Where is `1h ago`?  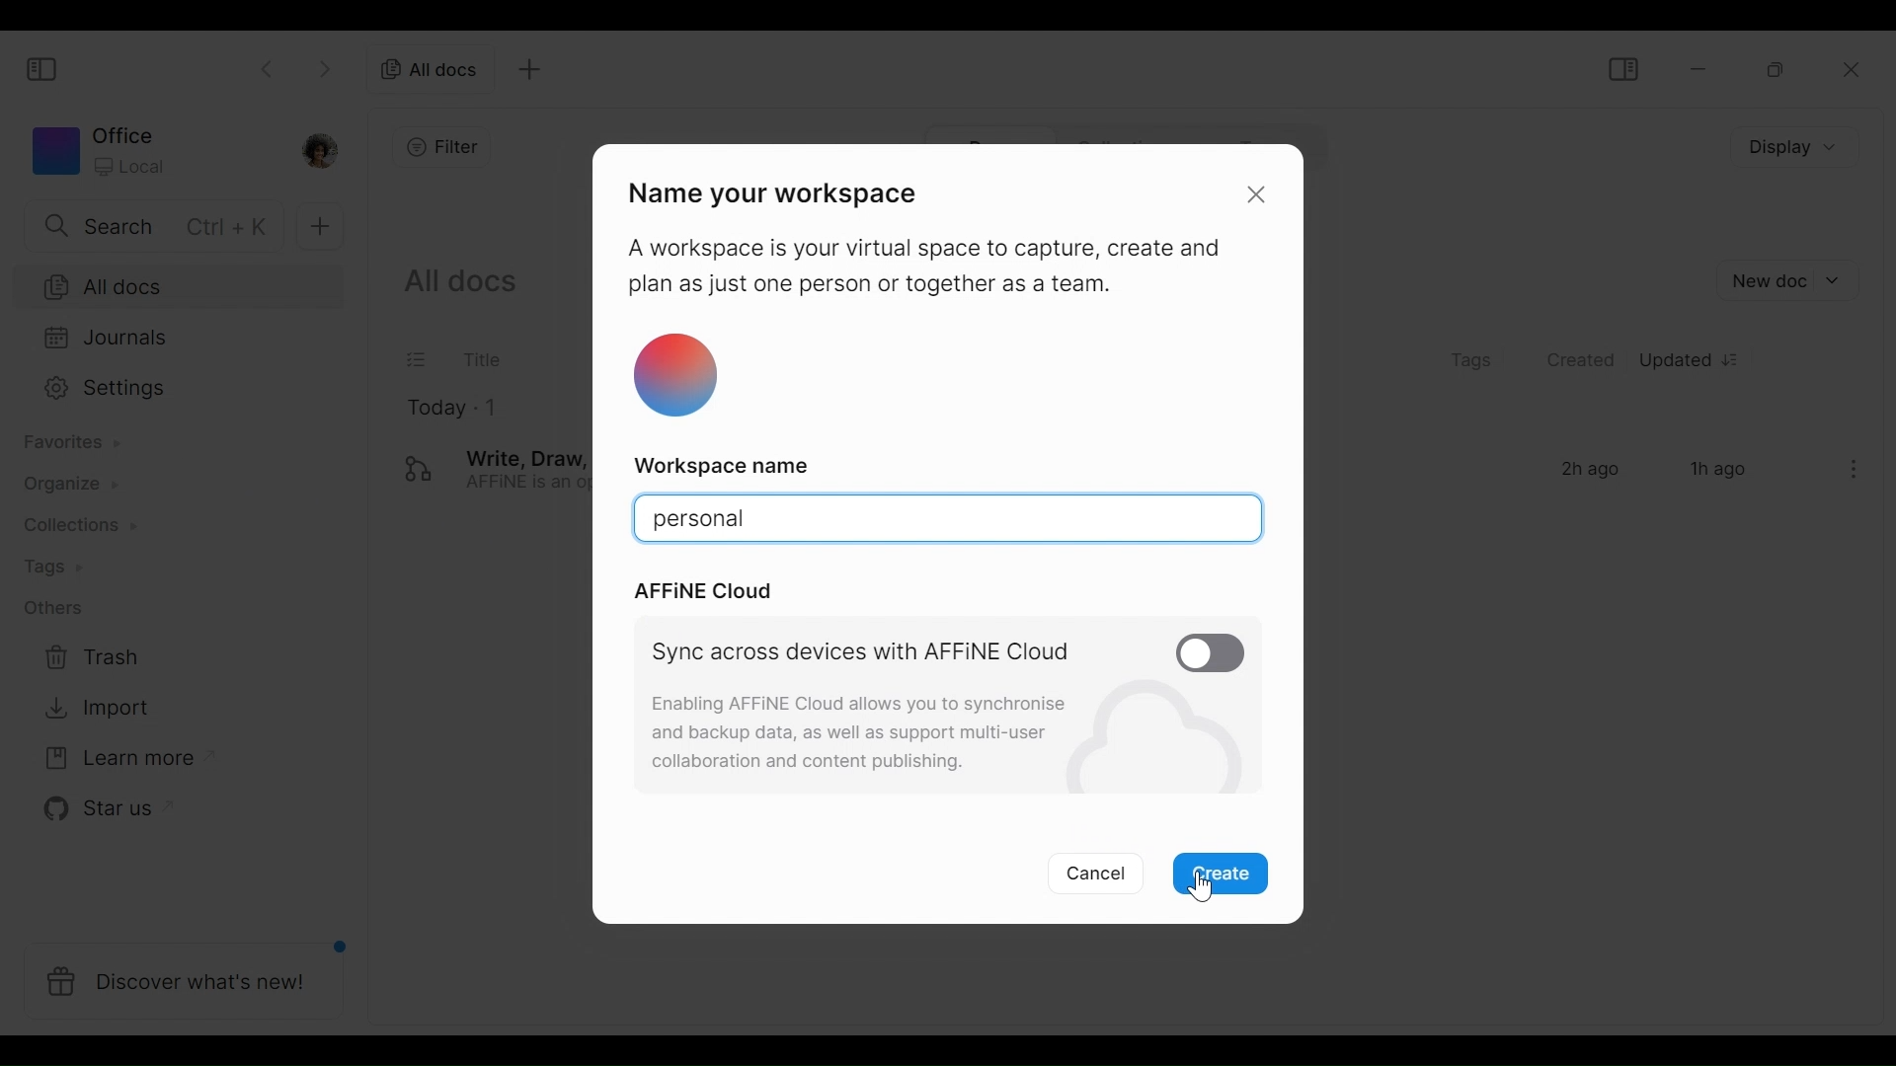 1h ago is located at coordinates (1720, 471).